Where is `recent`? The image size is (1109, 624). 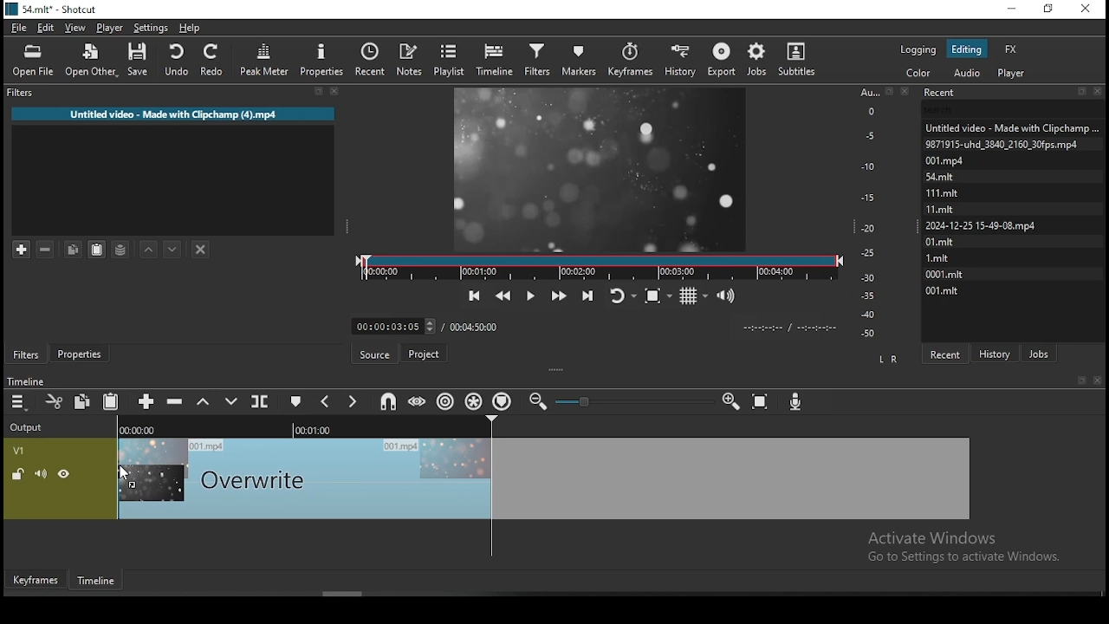 recent is located at coordinates (373, 59).